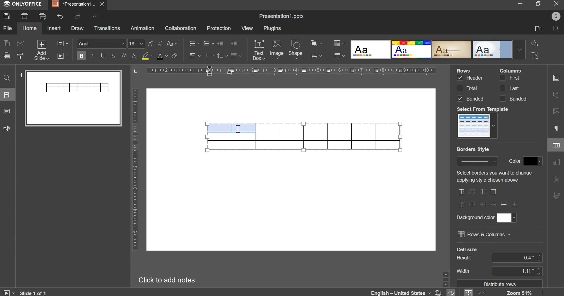 The height and width of the screenshot is (296, 564). What do you see at coordinates (488, 198) in the screenshot?
I see `border style` at bounding box center [488, 198].